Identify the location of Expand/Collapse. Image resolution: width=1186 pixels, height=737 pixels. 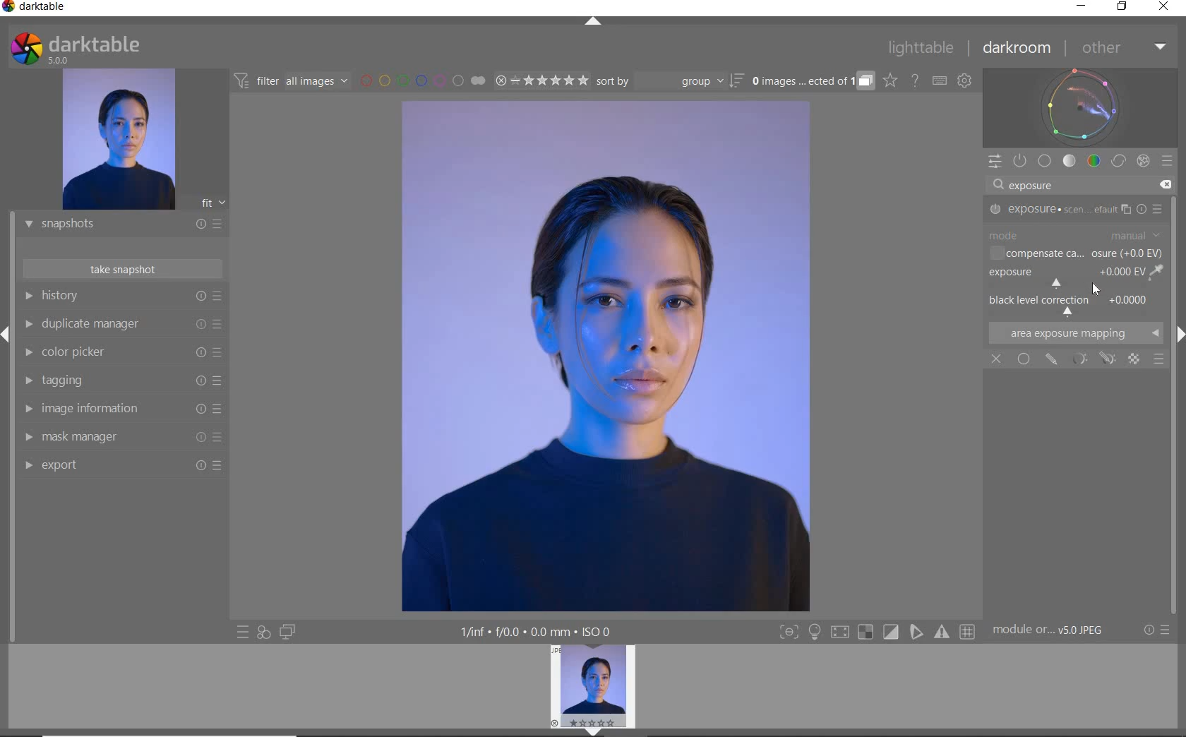
(1178, 332).